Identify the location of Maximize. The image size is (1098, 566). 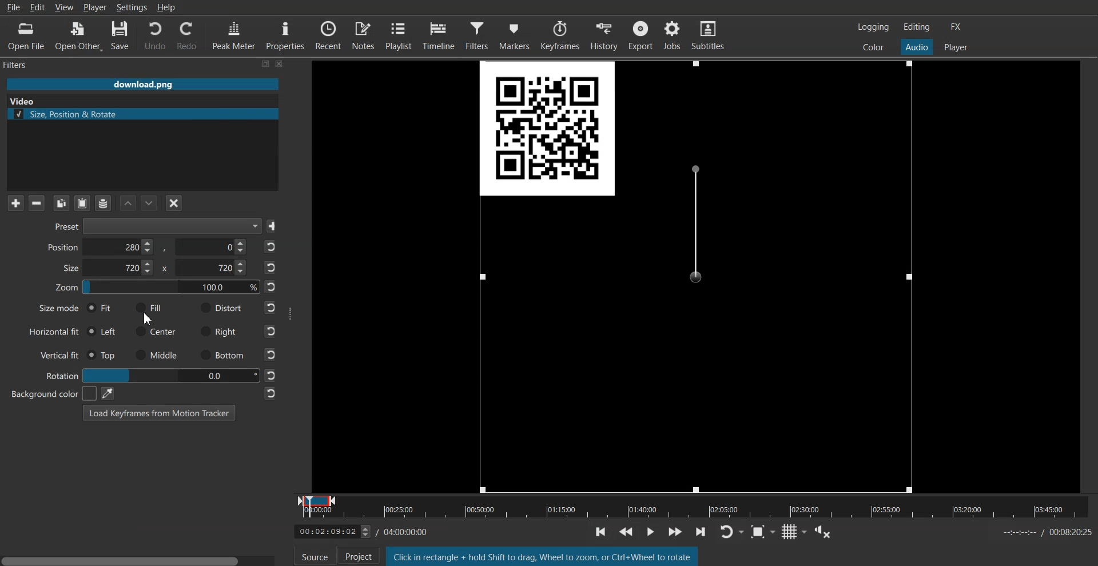
(266, 64).